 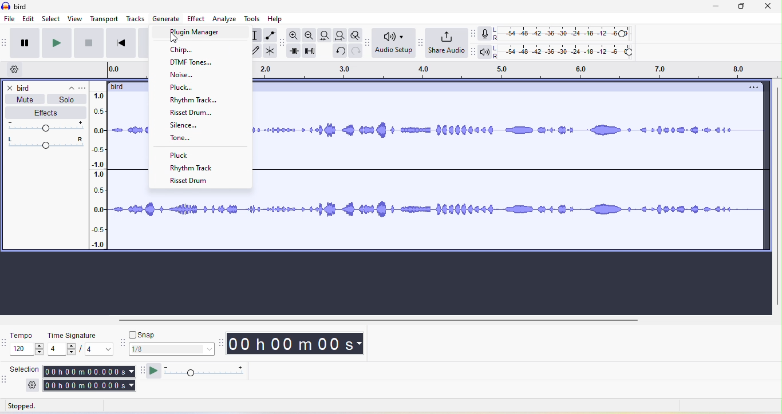 I want to click on tracks, so click(x=136, y=19).